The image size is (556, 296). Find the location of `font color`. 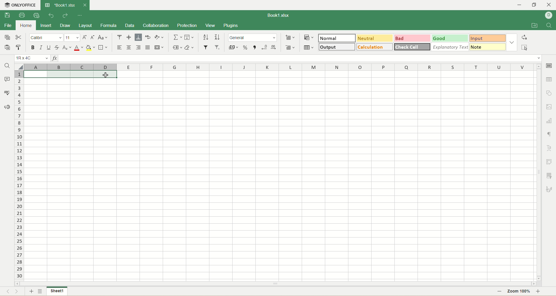

font color is located at coordinates (78, 48).